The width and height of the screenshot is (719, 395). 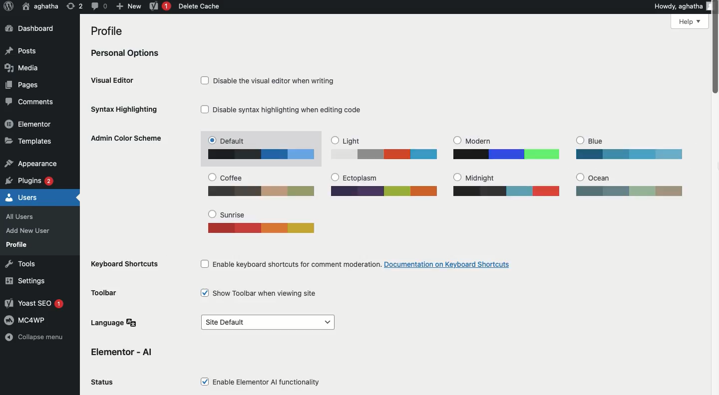 I want to click on Status, so click(x=98, y=383).